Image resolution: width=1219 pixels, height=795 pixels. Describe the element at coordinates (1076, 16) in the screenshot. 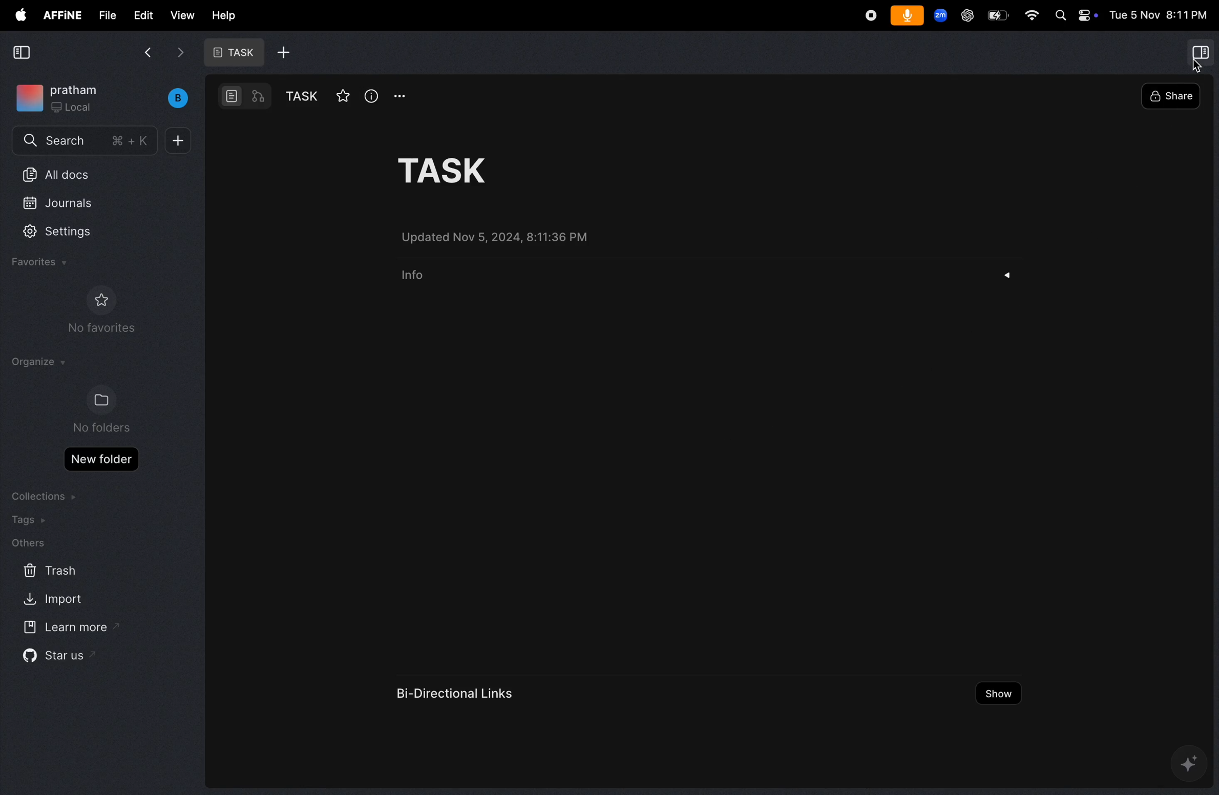

I see `apple widgets` at that location.